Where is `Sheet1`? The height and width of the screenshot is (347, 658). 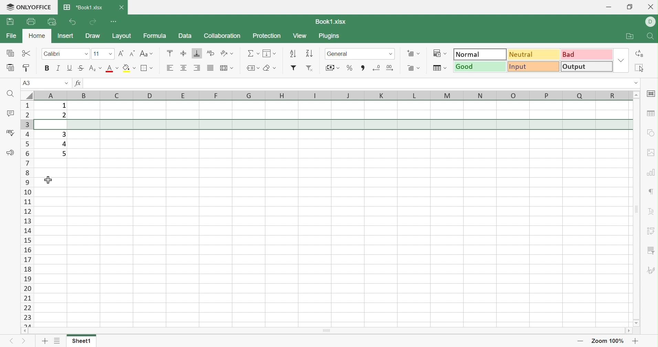 Sheet1 is located at coordinates (82, 341).